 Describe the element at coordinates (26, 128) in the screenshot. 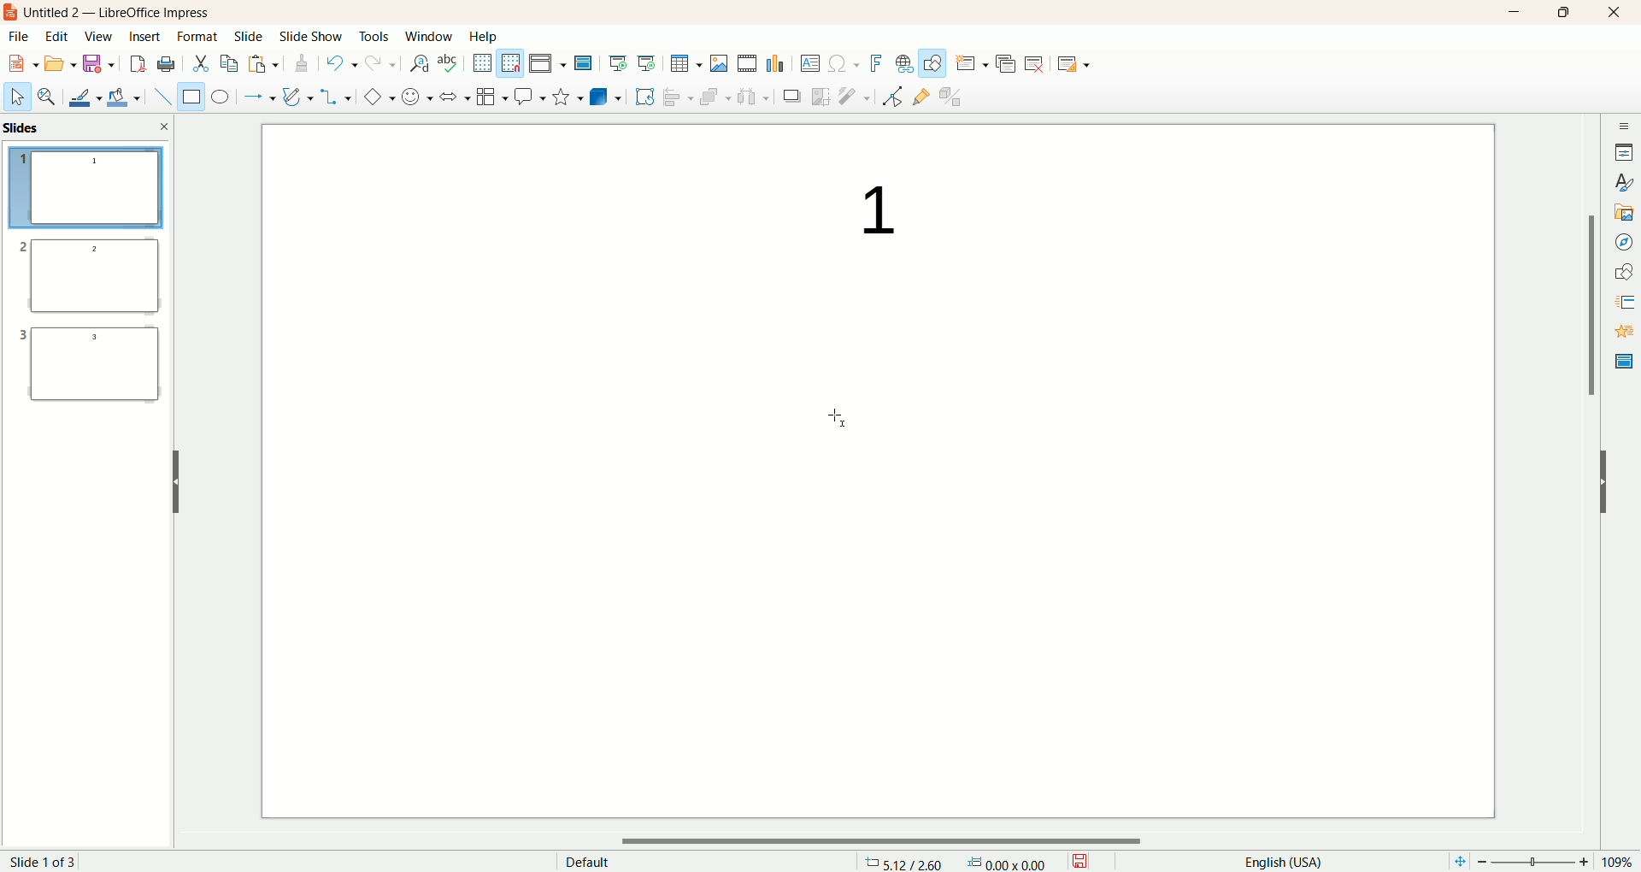

I see `slides` at that location.